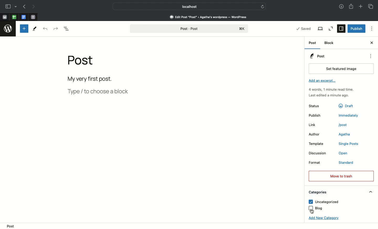 This screenshot has width=378, height=229. What do you see at coordinates (304, 28) in the screenshot?
I see `Saved` at bounding box center [304, 28].